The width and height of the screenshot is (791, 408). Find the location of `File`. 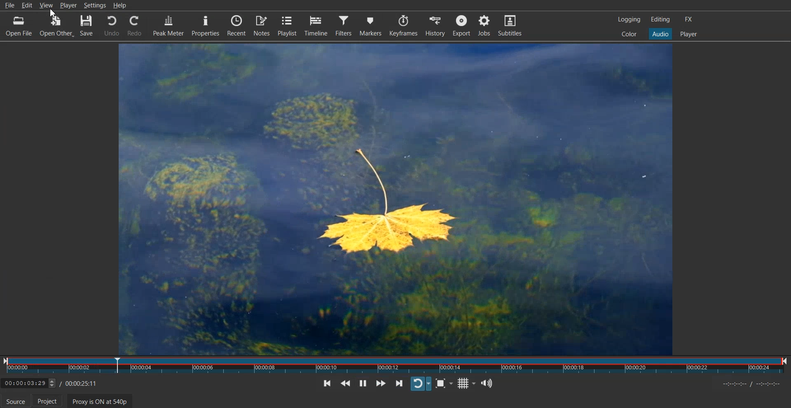

File is located at coordinates (10, 6).